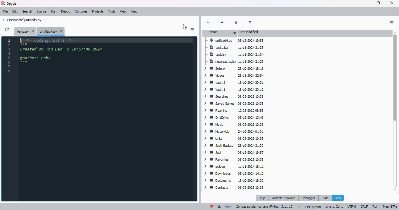 This screenshot has width=399, height=210. I want to click on Links, so click(235, 153).